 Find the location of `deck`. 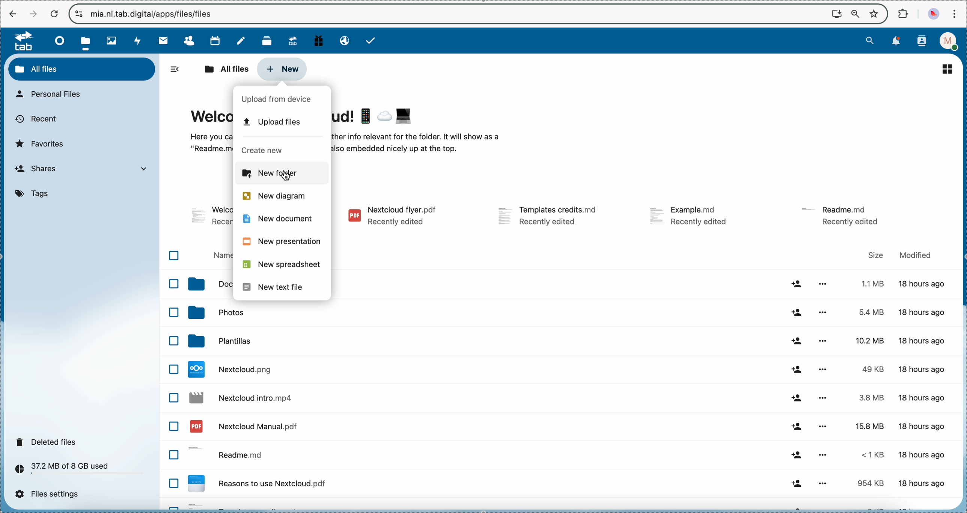

deck is located at coordinates (268, 40).